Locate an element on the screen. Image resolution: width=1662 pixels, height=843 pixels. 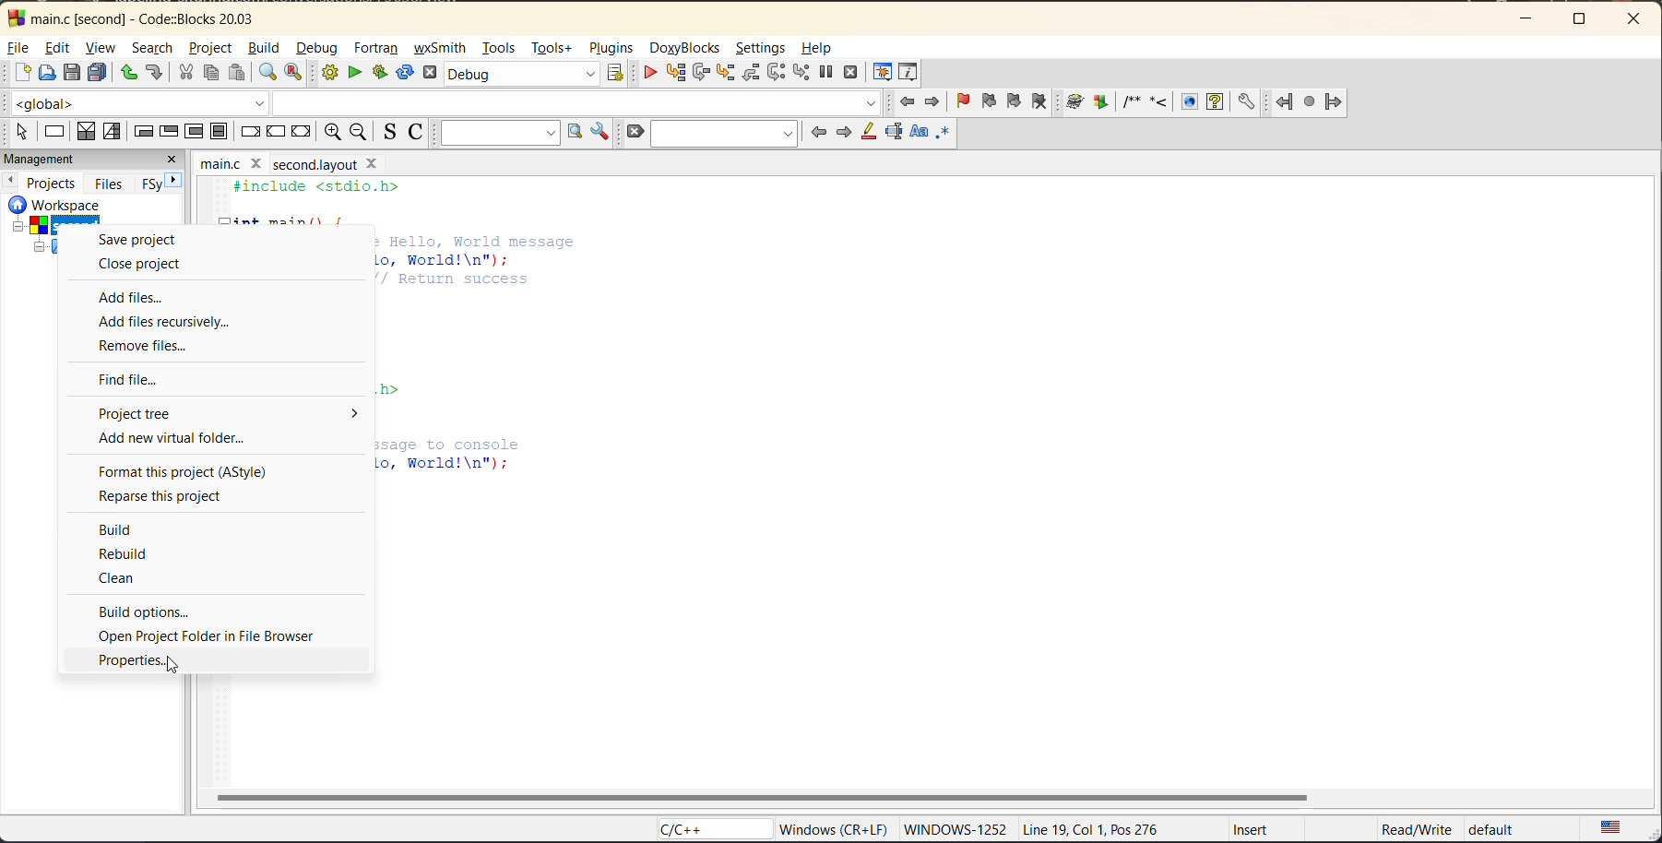
run search is located at coordinates (575, 131).